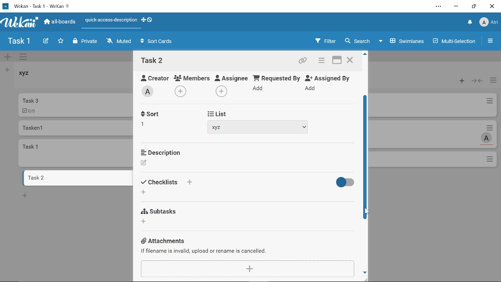  I want to click on Card actions, so click(489, 102).